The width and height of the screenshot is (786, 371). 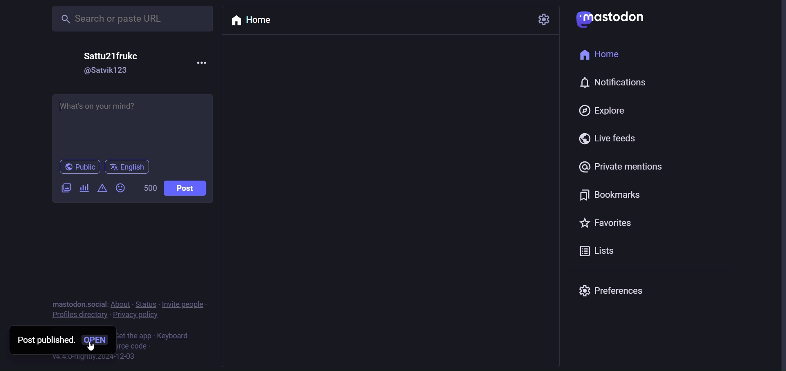 What do you see at coordinates (201, 63) in the screenshot?
I see `more` at bounding box center [201, 63].